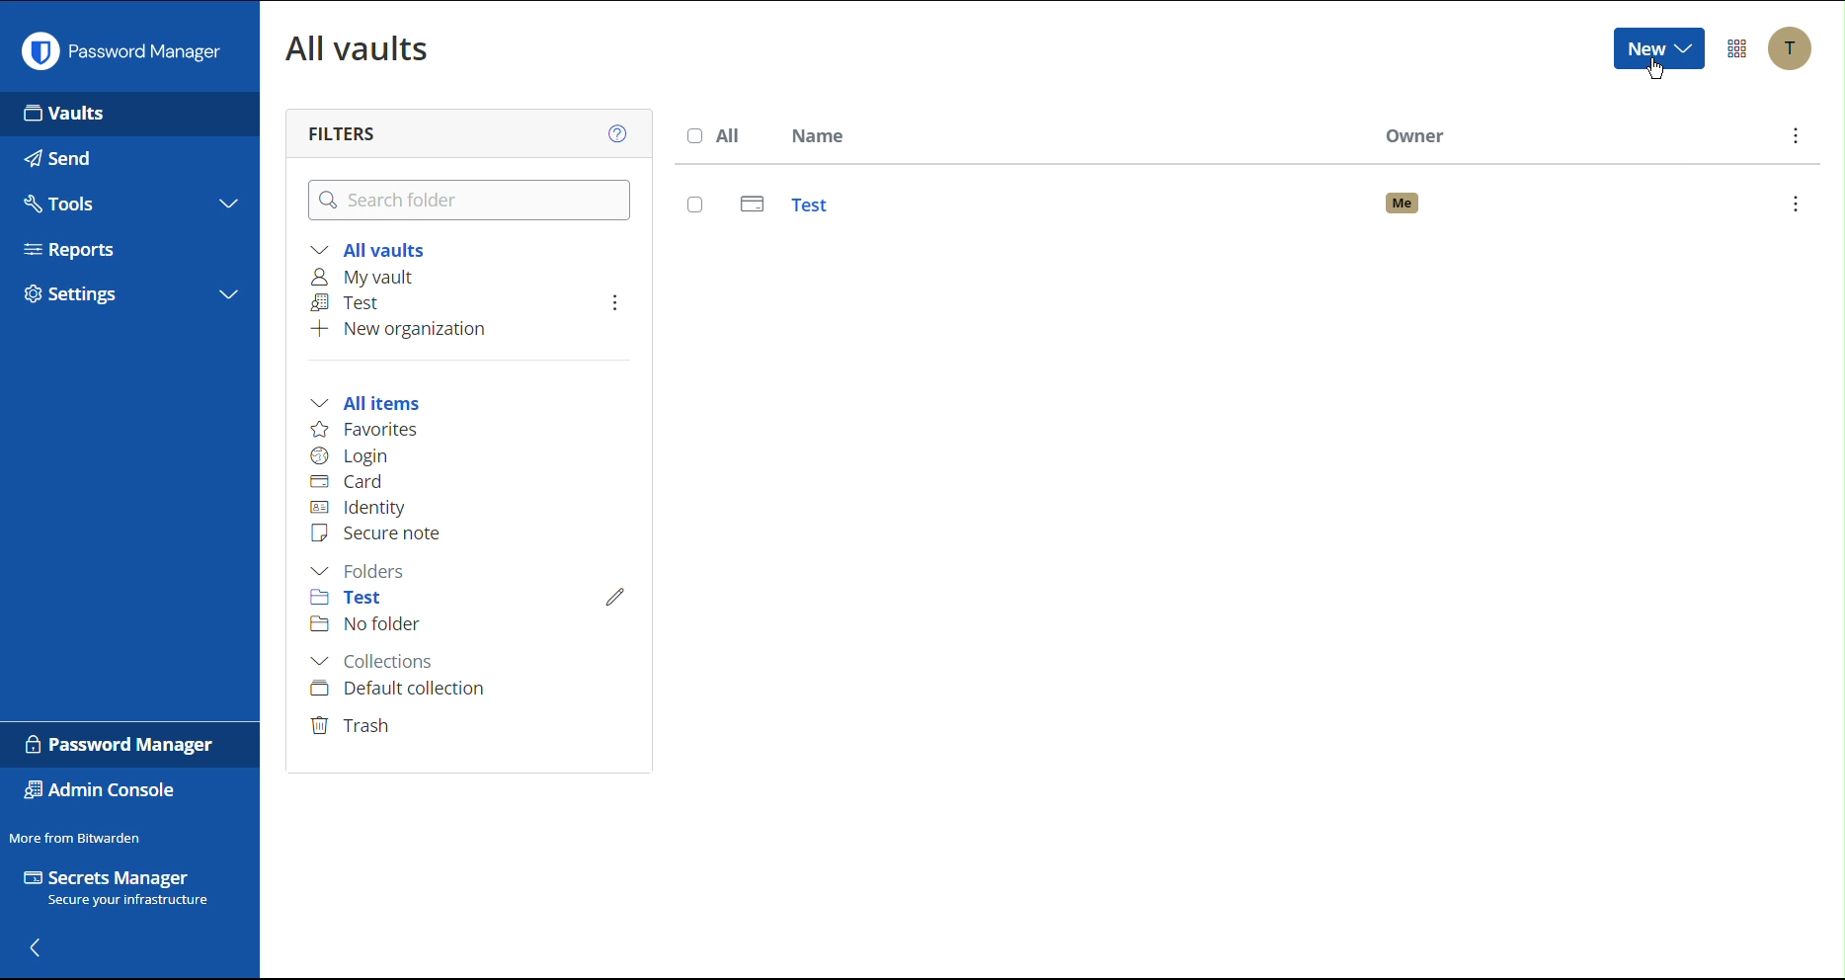 Image resolution: width=1845 pixels, height=980 pixels. Describe the element at coordinates (38, 945) in the screenshot. I see `Back` at that location.